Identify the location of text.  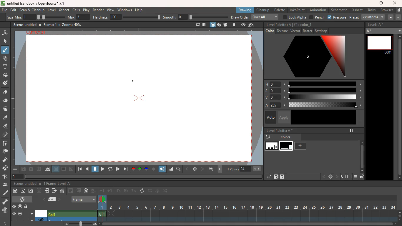
(5, 67).